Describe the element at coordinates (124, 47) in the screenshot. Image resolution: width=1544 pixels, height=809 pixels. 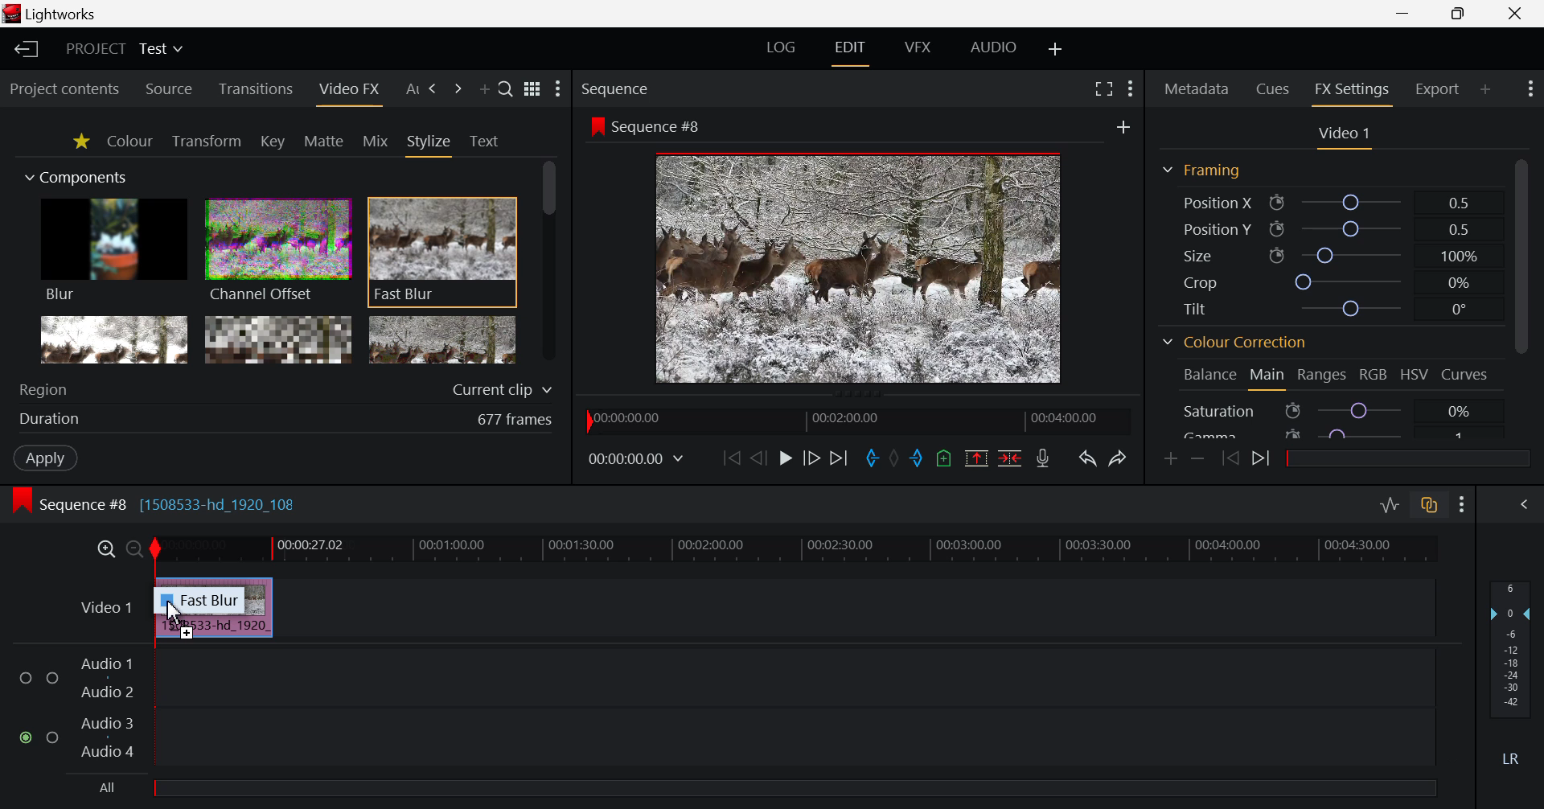
I see `Project Title` at that location.